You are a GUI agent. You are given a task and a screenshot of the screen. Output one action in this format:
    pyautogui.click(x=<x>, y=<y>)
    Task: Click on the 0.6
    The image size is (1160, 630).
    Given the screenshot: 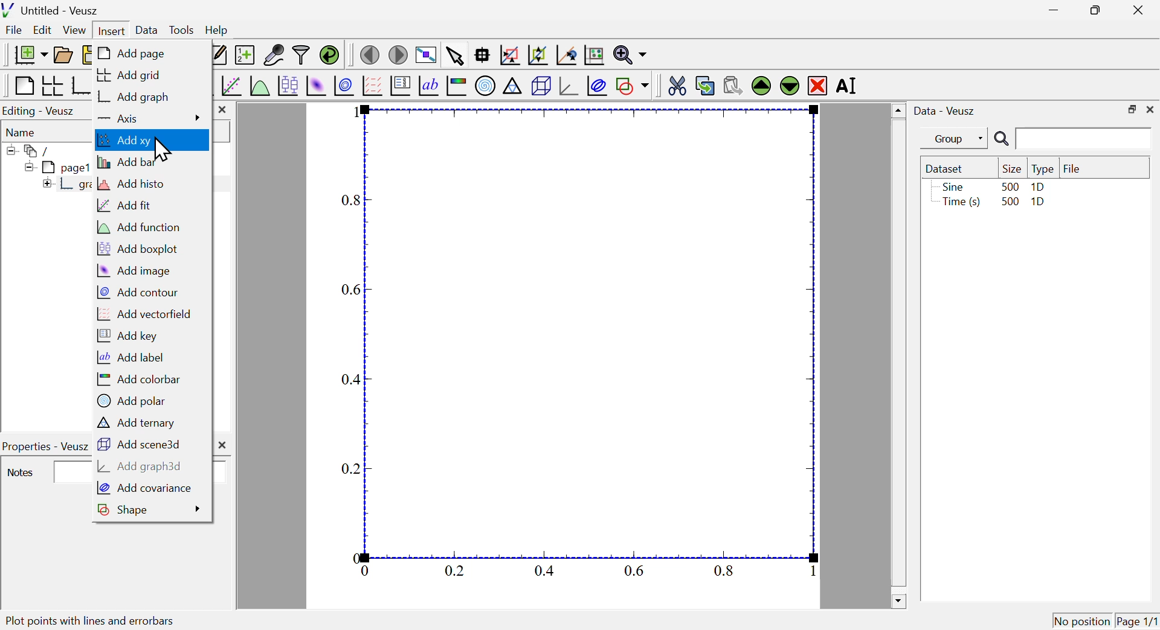 What is the action you would take?
    pyautogui.click(x=636, y=570)
    